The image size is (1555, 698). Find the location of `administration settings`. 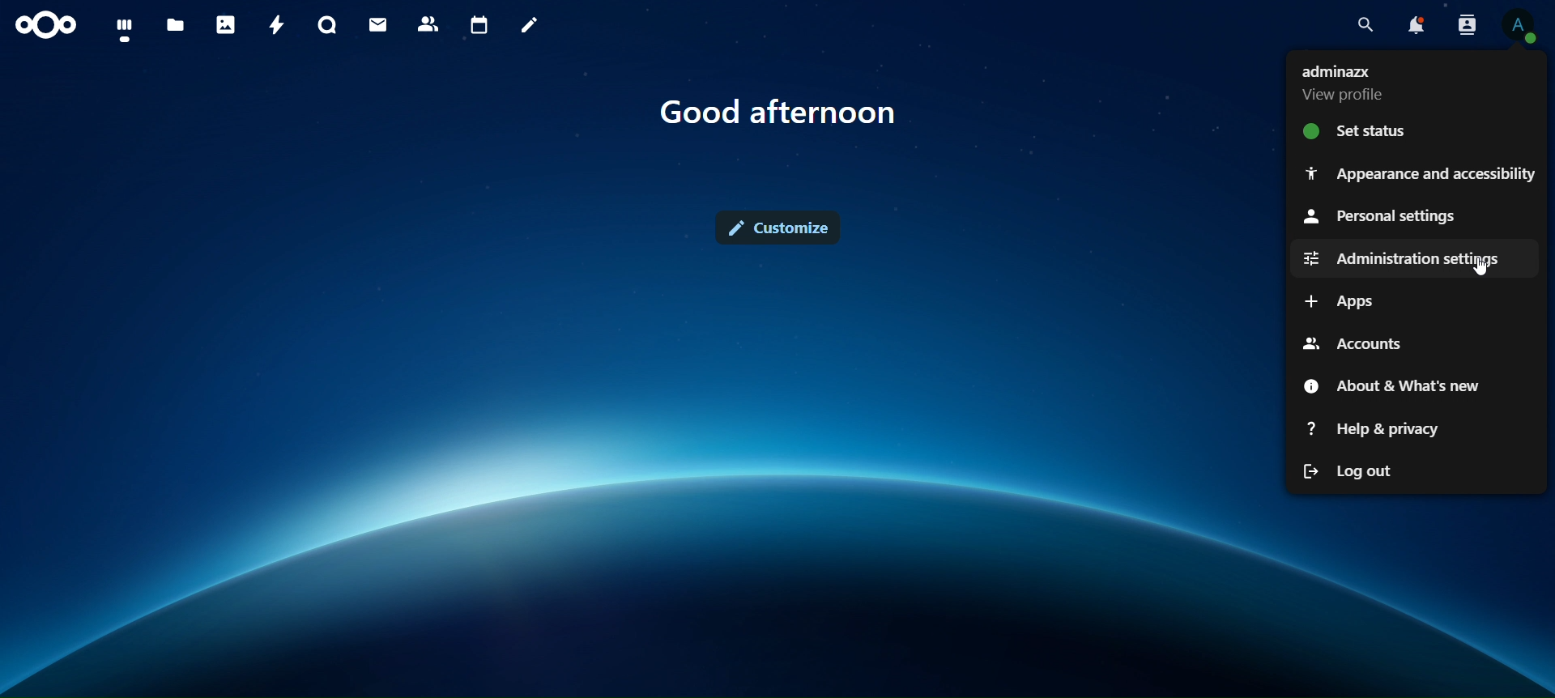

administration settings is located at coordinates (1400, 257).